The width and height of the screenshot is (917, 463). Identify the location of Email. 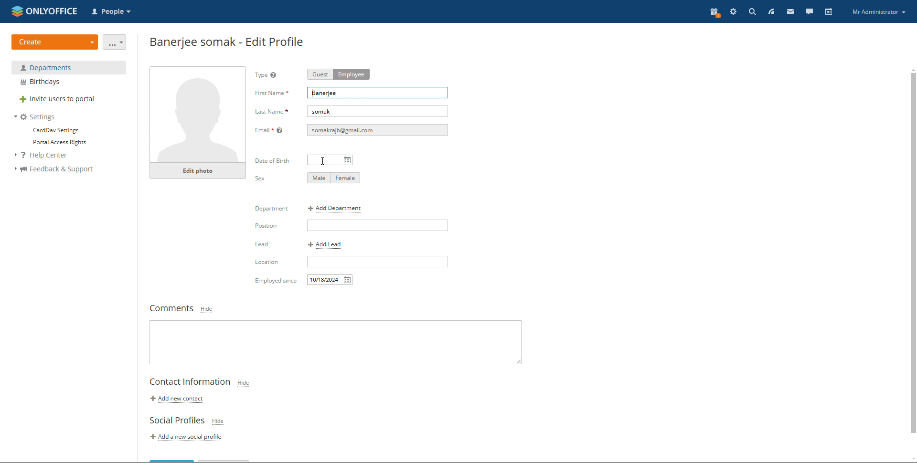
(271, 130).